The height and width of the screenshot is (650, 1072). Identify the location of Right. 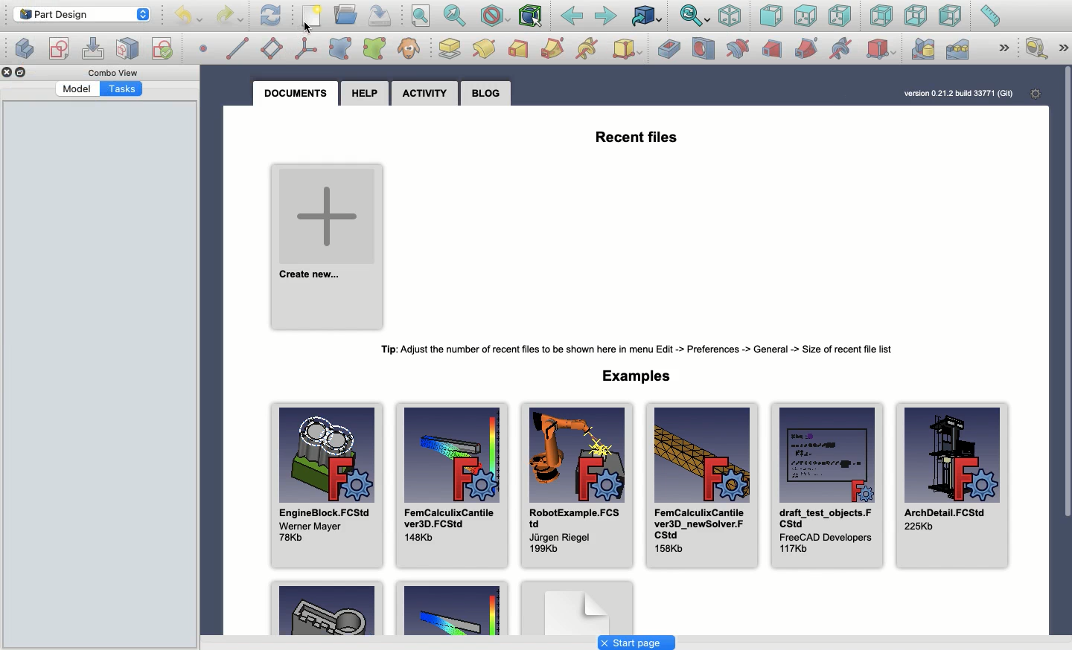
(842, 16).